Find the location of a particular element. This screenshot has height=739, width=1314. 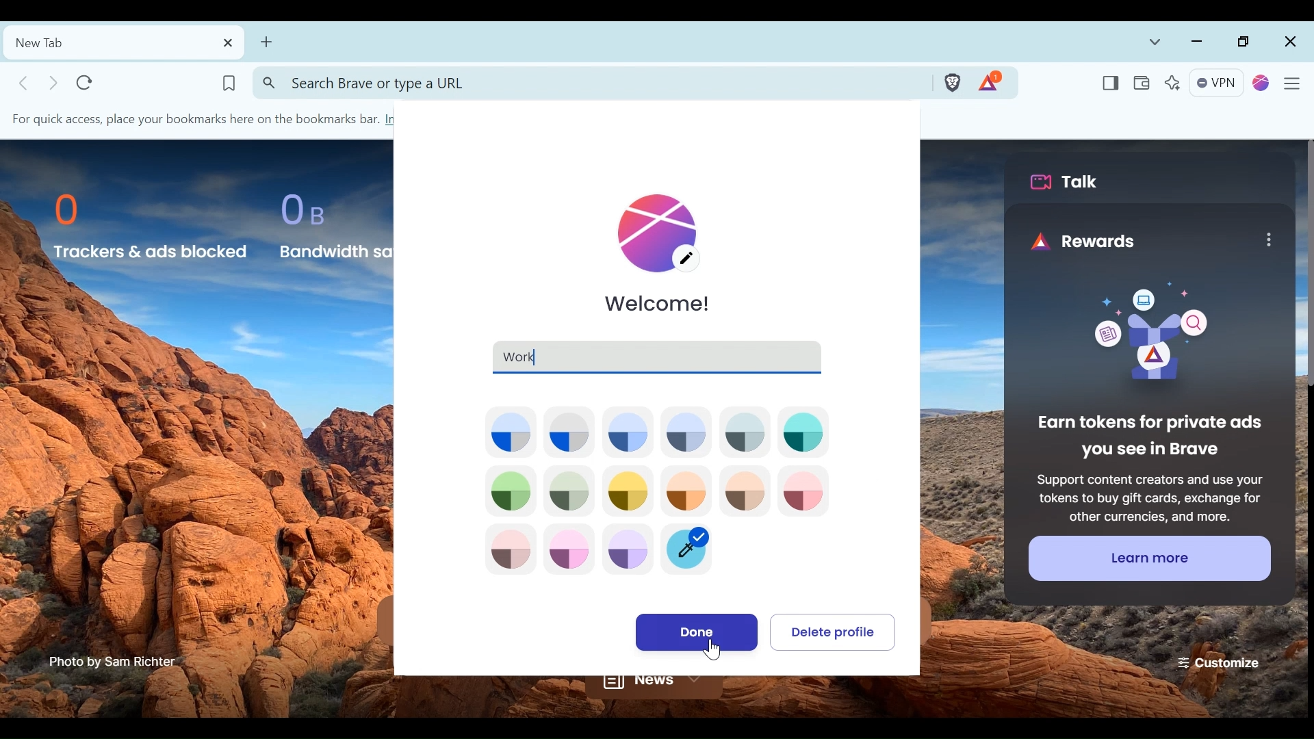

For quick access, place your bookmarks here on the bookmarks bar. Im is located at coordinates (204, 118).